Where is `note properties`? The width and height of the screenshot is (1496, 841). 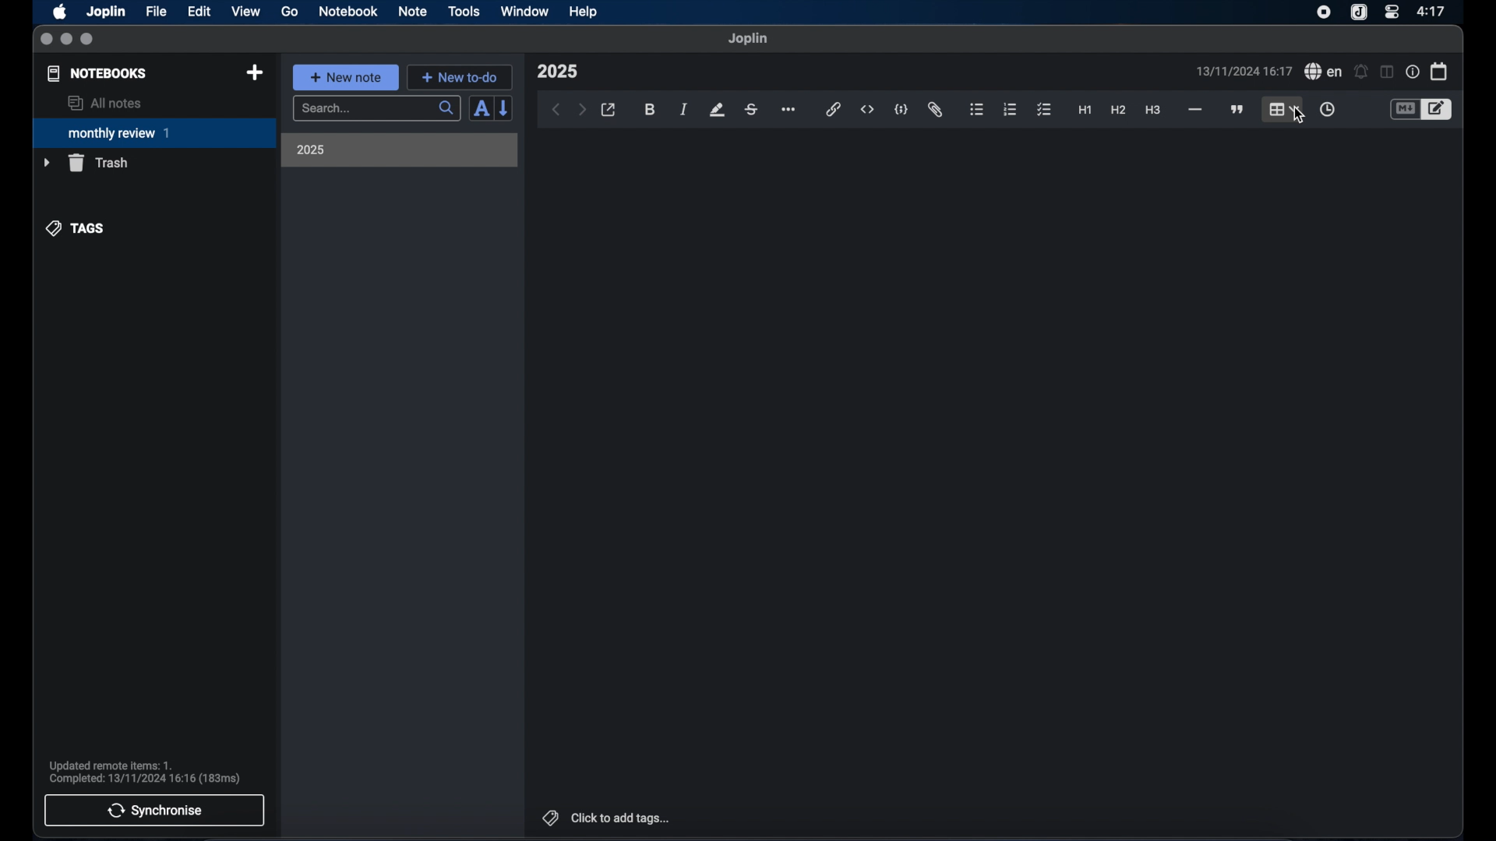
note properties is located at coordinates (1413, 72).